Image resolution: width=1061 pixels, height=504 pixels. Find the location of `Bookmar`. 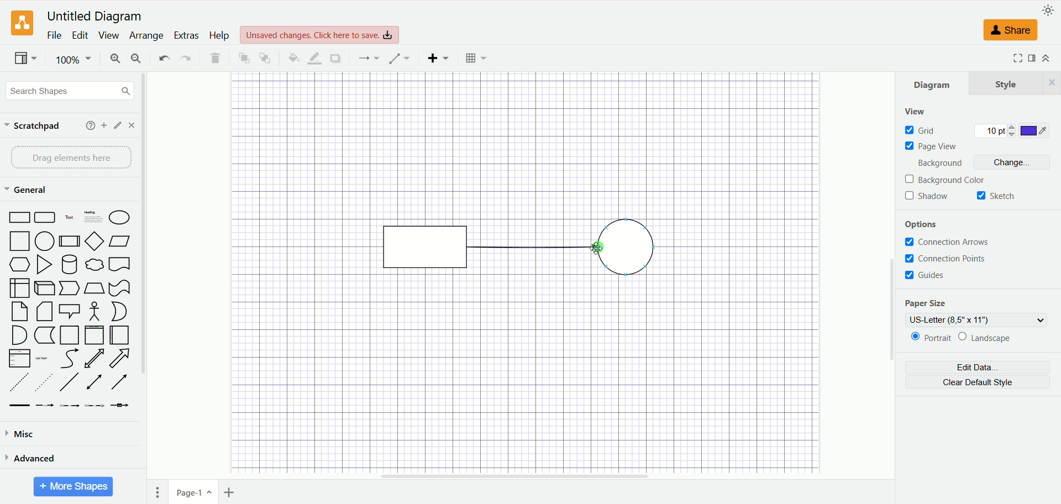

Bookmar is located at coordinates (120, 266).